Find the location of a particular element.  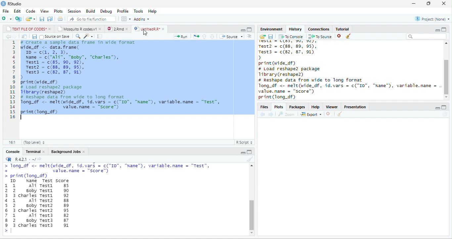

save is located at coordinates (42, 19).